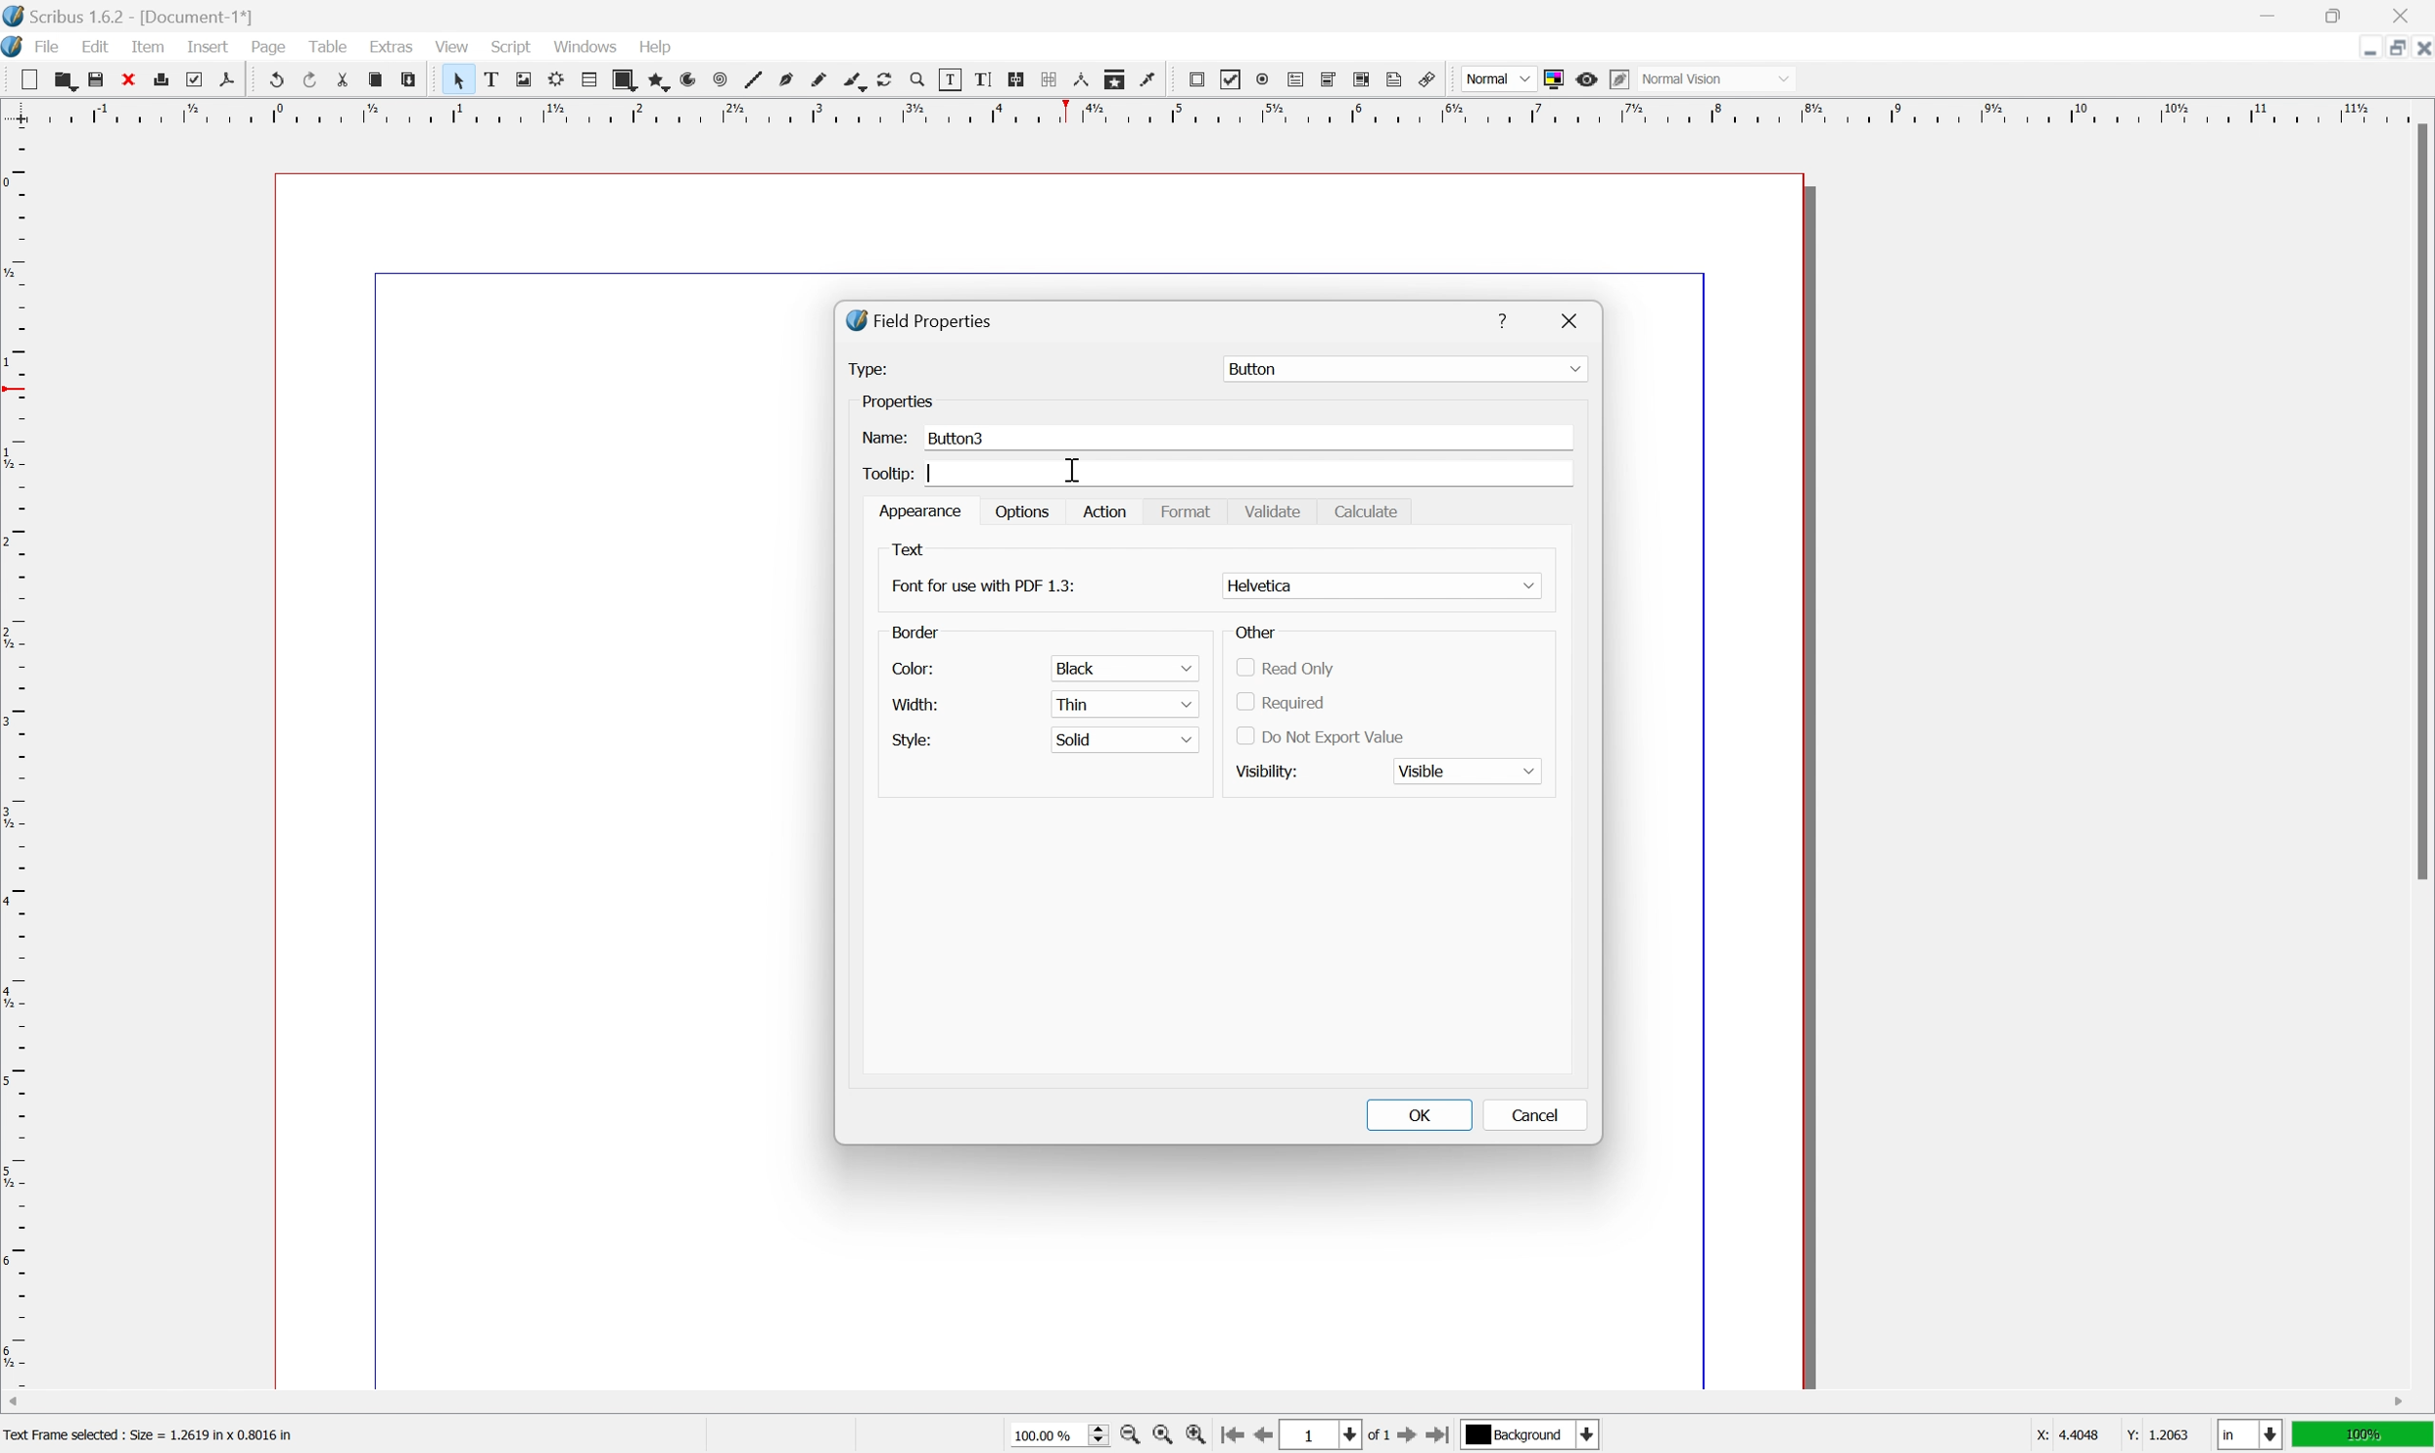 The width and height of the screenshot is (2435, 1453). What do you see at coordinates (1106, 511) in the screenshot?
I see `Action` at bounding box center [1106, 511].